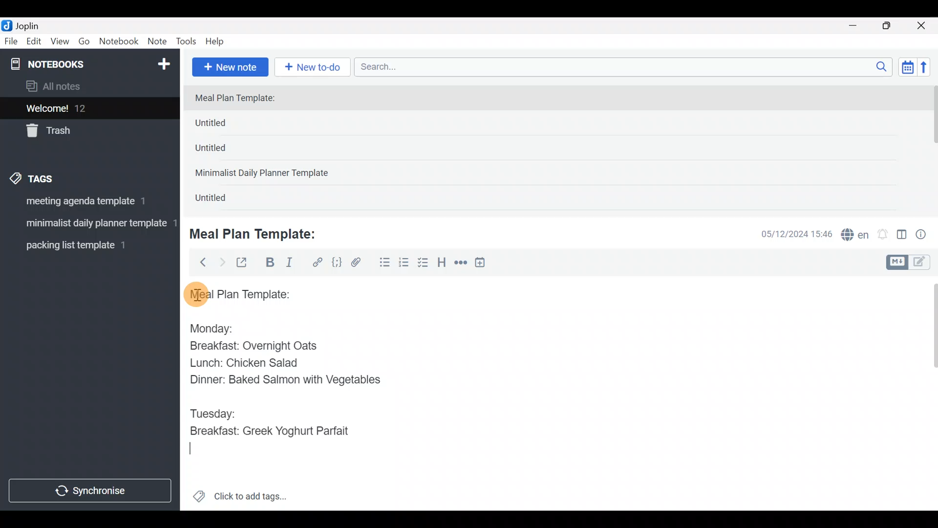  What do you see at coordinates (218, 40) in the screenshot?
I see `Help` at bounding box center [218, 40].